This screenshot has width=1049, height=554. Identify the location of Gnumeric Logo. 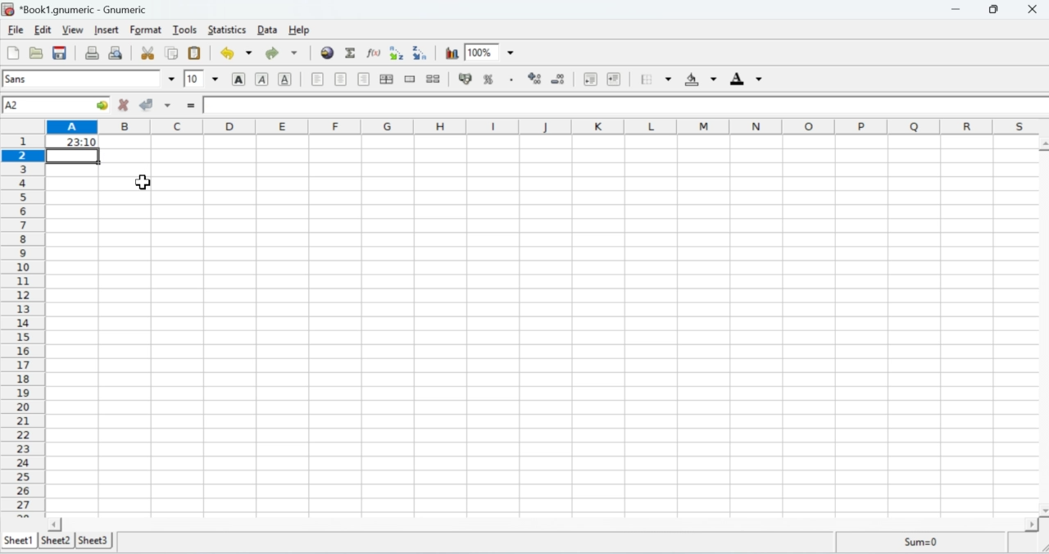
(10, 9).